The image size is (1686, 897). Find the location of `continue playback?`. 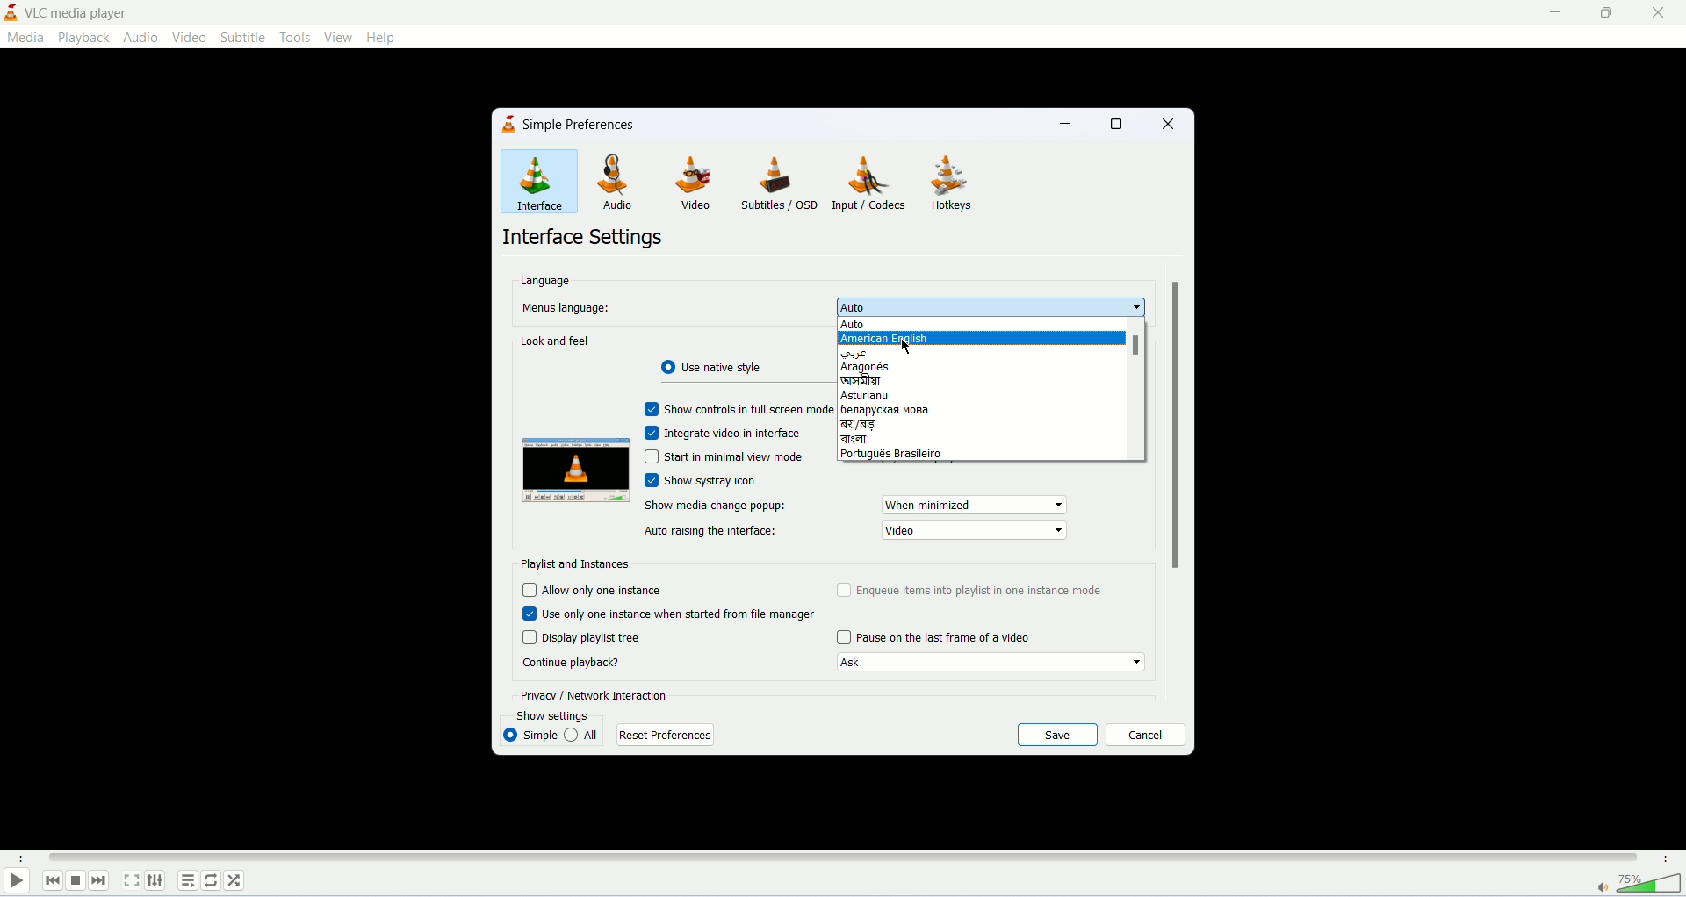

continue playback? is located at coordinates (571, 662).